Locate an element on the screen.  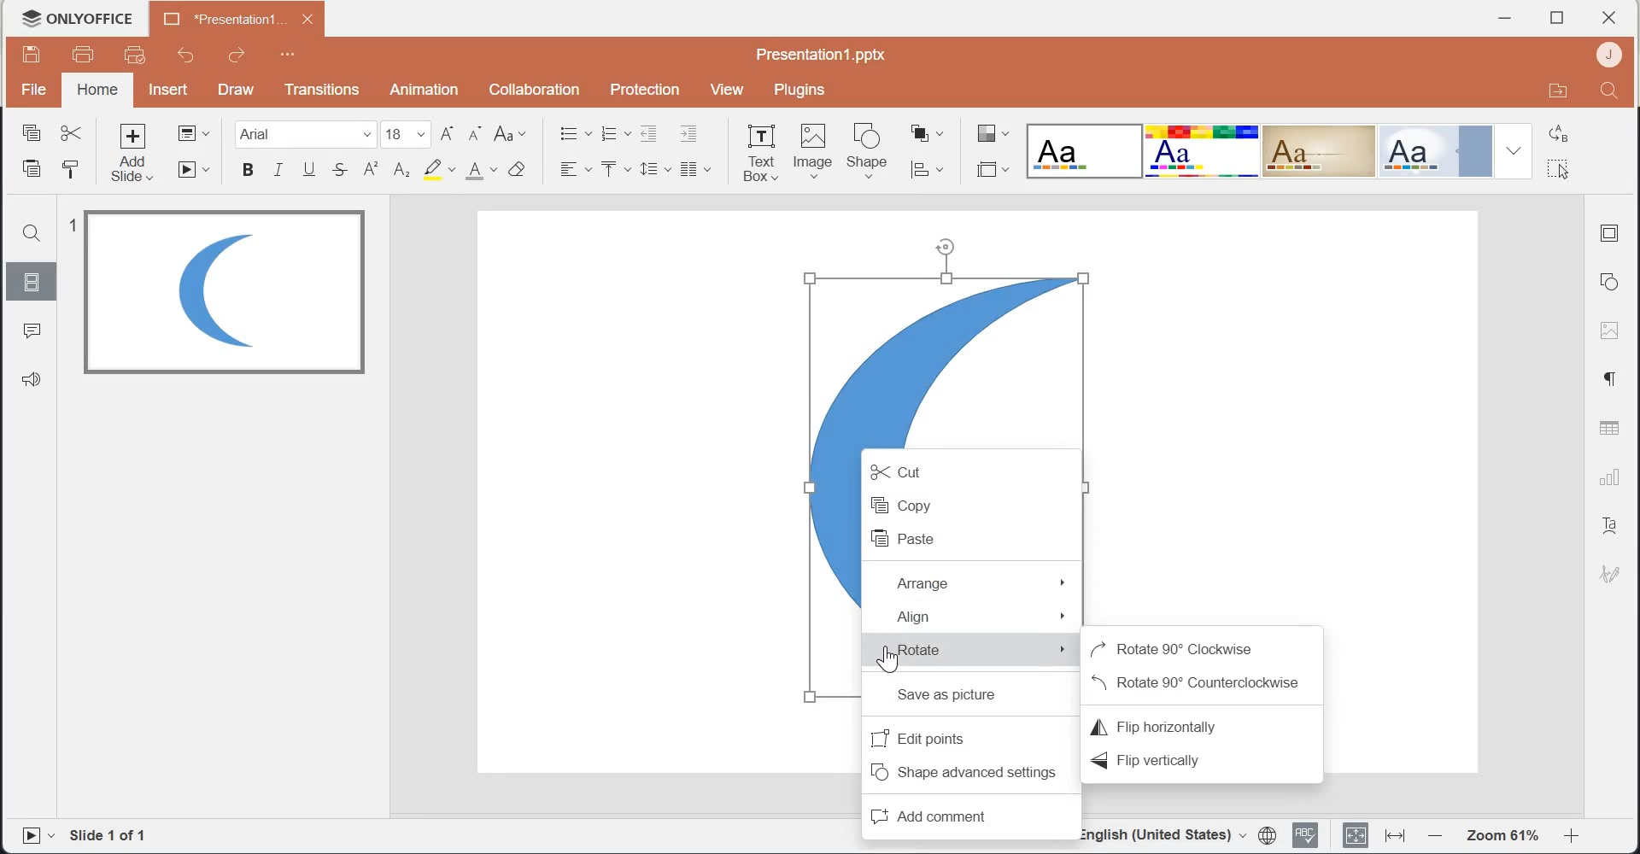
Change color theme is located at coordinates (990, 133).